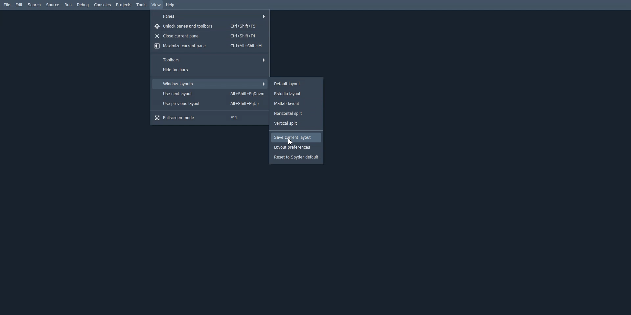 This screenshot has width=631, height=315. Describe the element at coordinates (103, 5) in the screenshot. I see `Consoles` at that location.